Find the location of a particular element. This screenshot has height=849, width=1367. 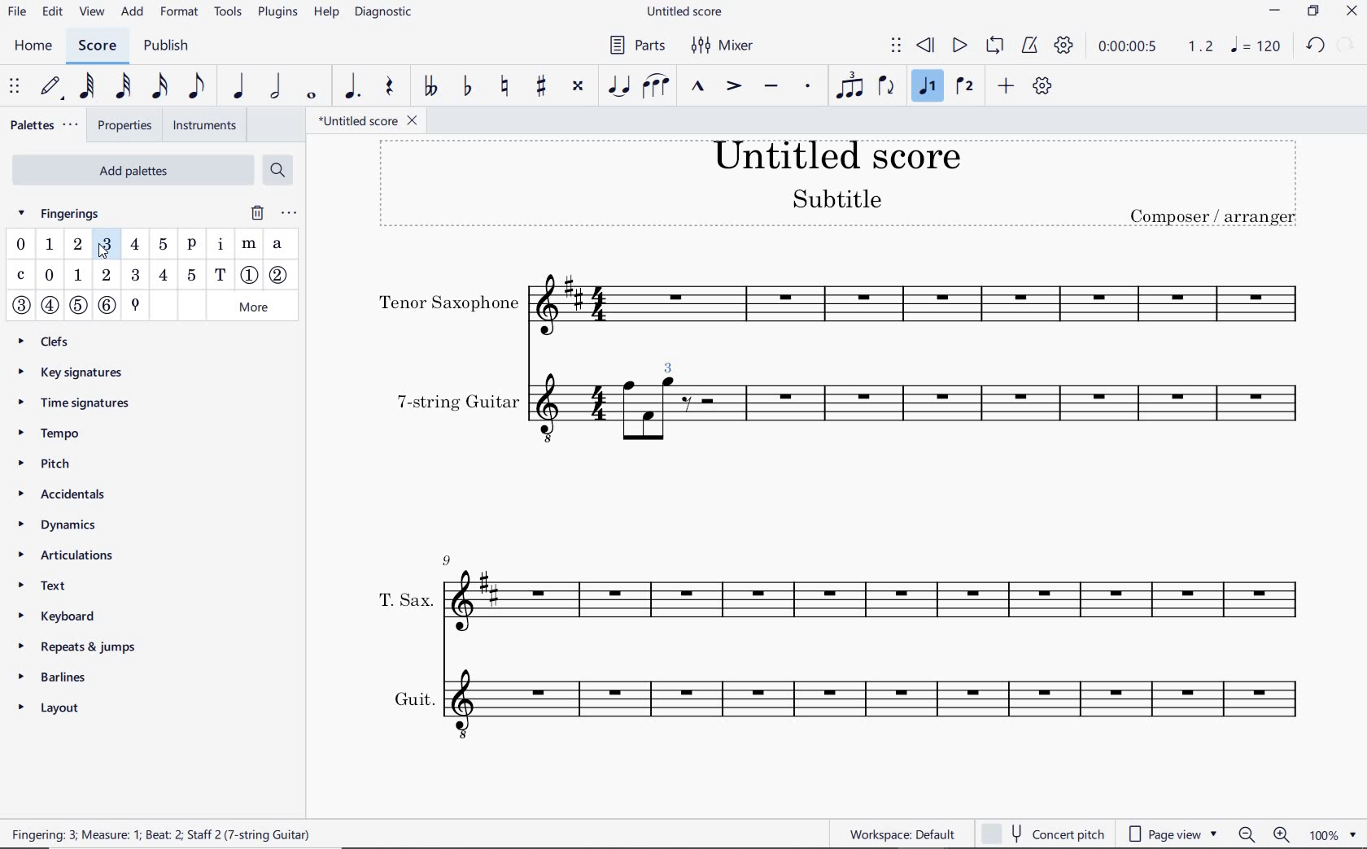

MARCATO is located at coordinates (697, 88).